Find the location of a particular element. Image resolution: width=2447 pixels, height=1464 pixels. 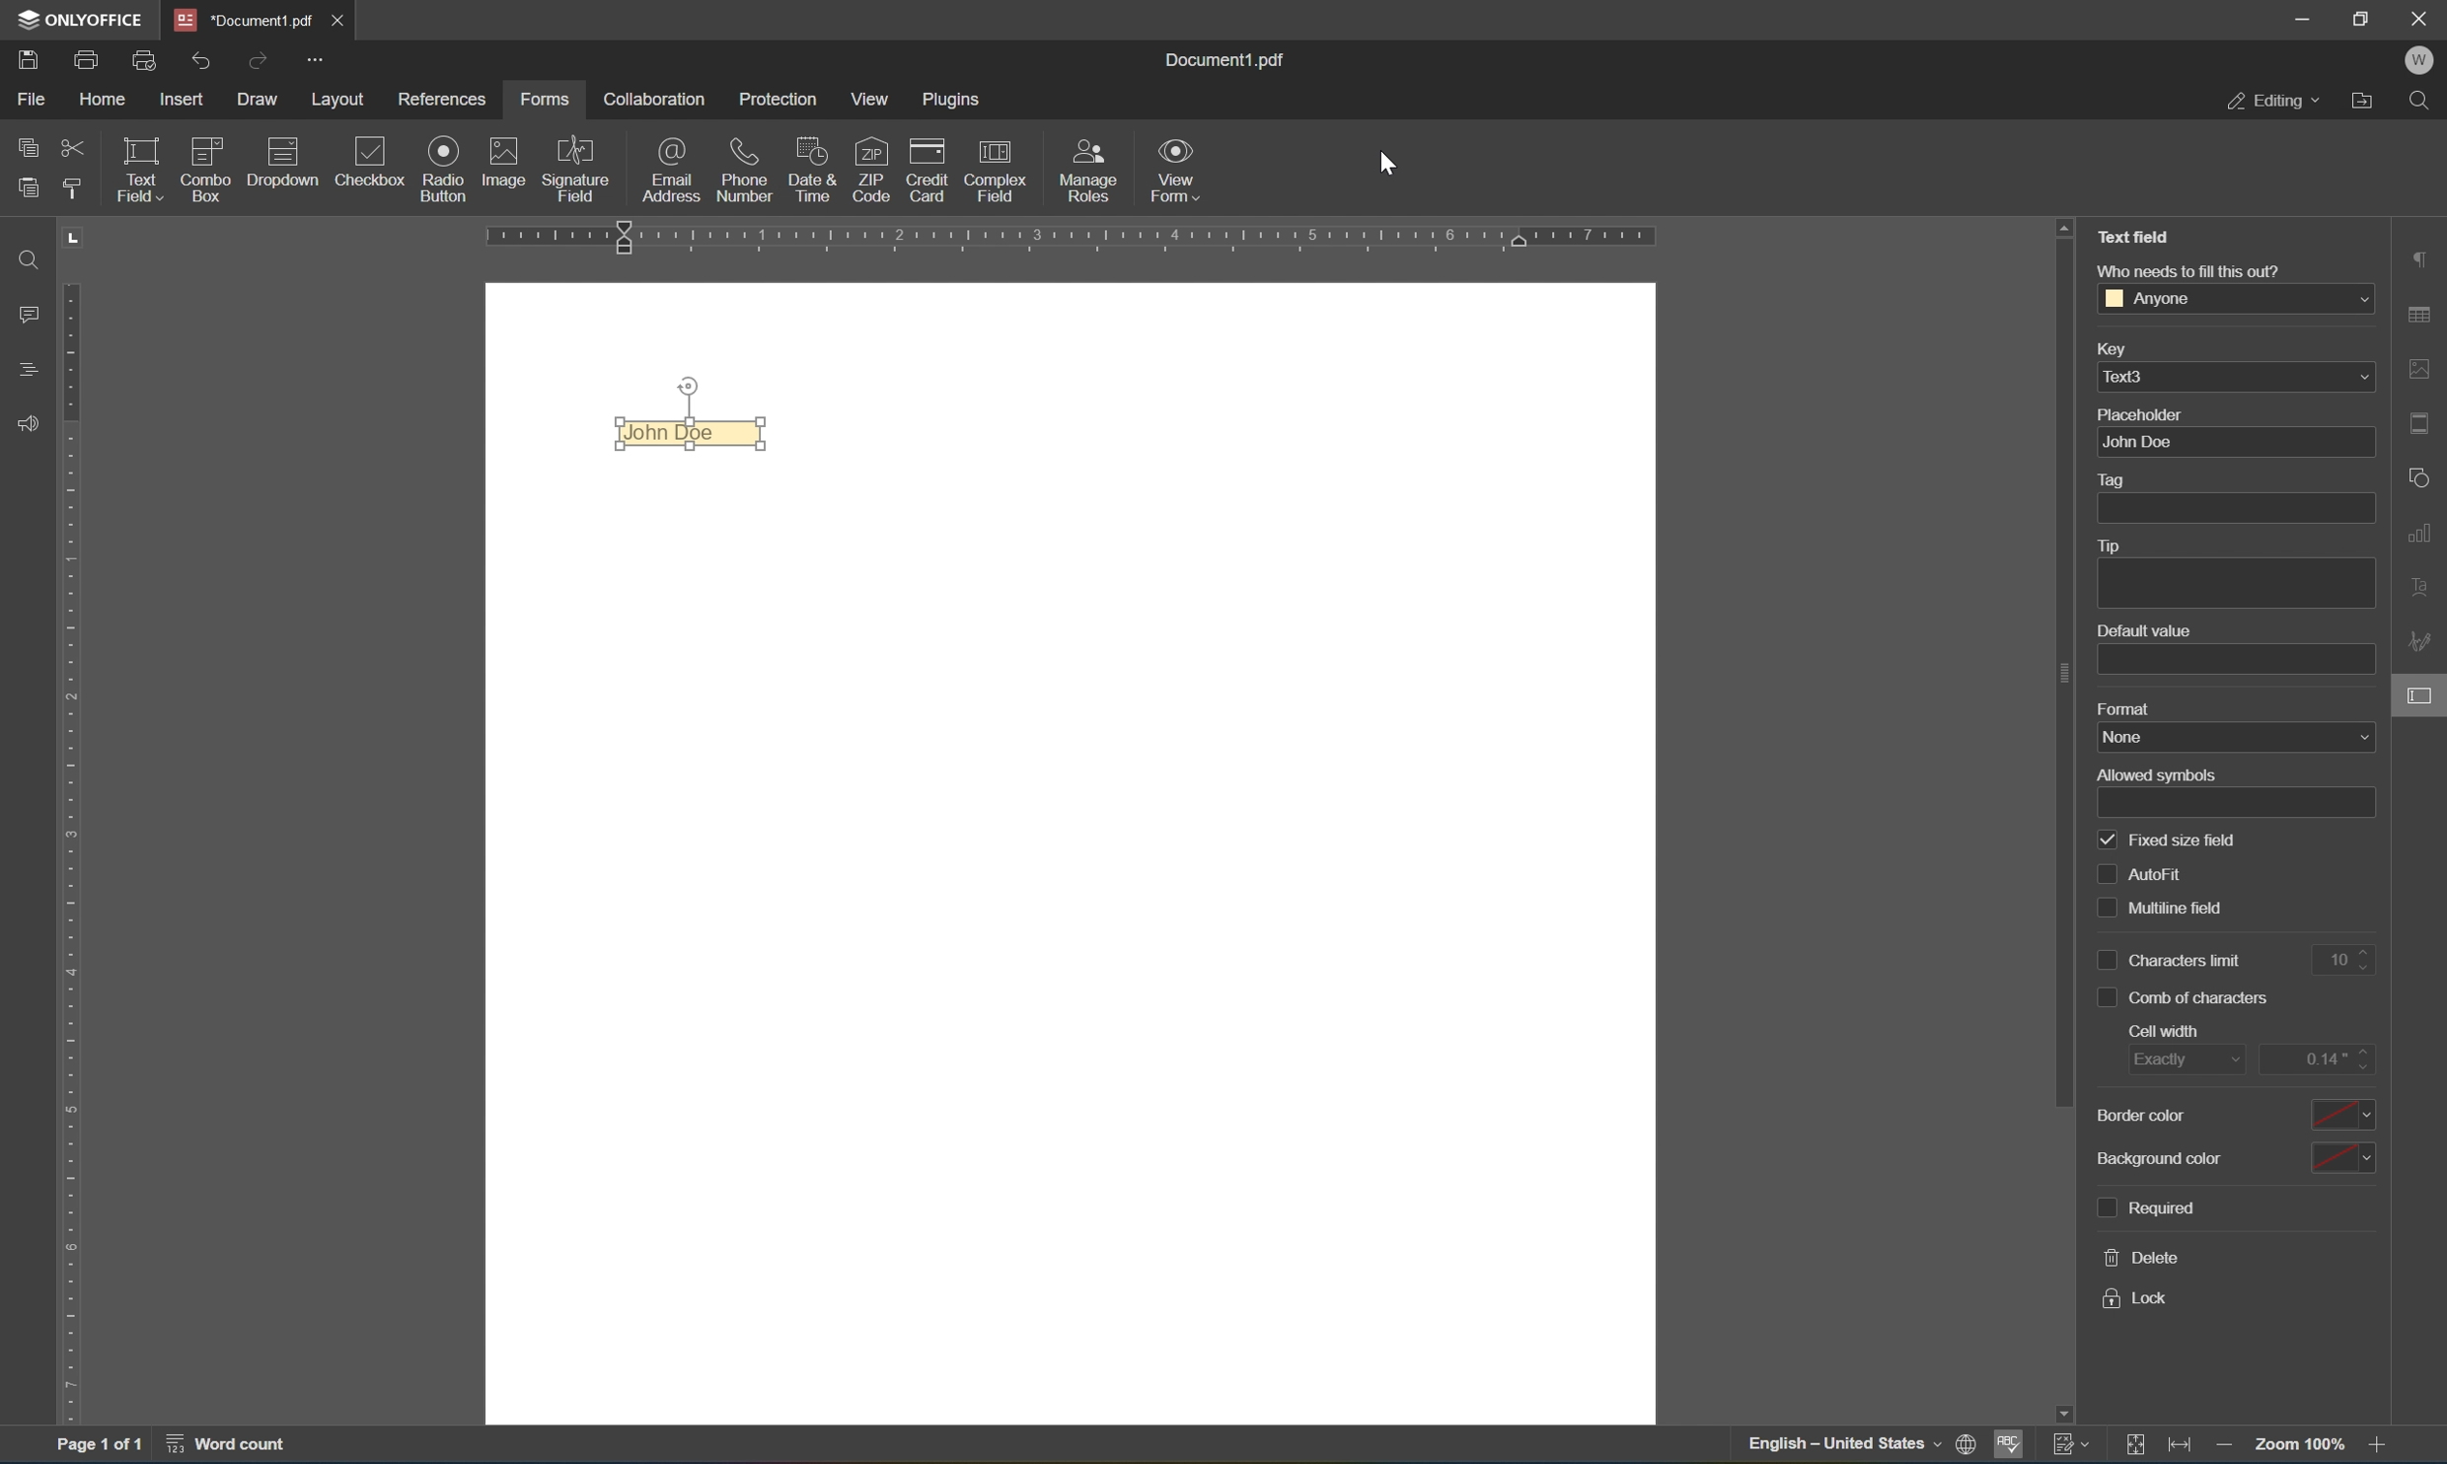

view is located at coordinates (873, 99).